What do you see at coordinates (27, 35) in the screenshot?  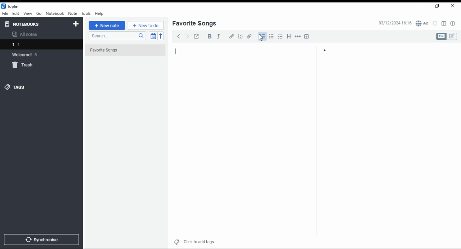 I see `all notes` at bounding box center [27, 35].